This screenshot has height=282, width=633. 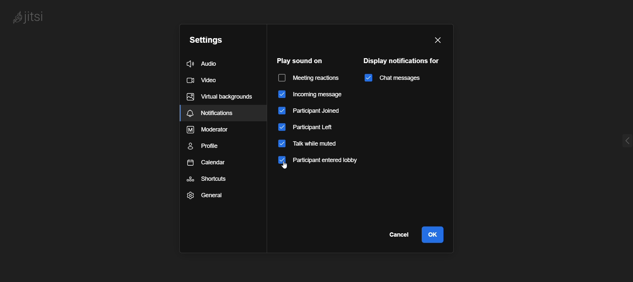 What do you see at coordinates (403, 60) in the screenshot?
I see `Display Notification for` at bounding box center [403, 60].